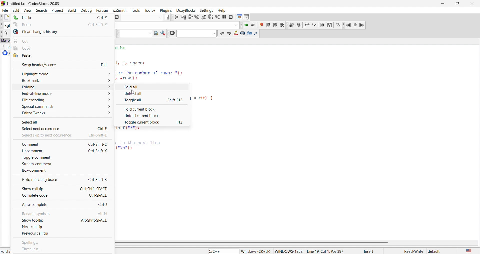 The image size is (480, 254). What do you see at coordinates (218, 17) in the screenshot?
I see `step into instructions` at bounding box center [218, 17].